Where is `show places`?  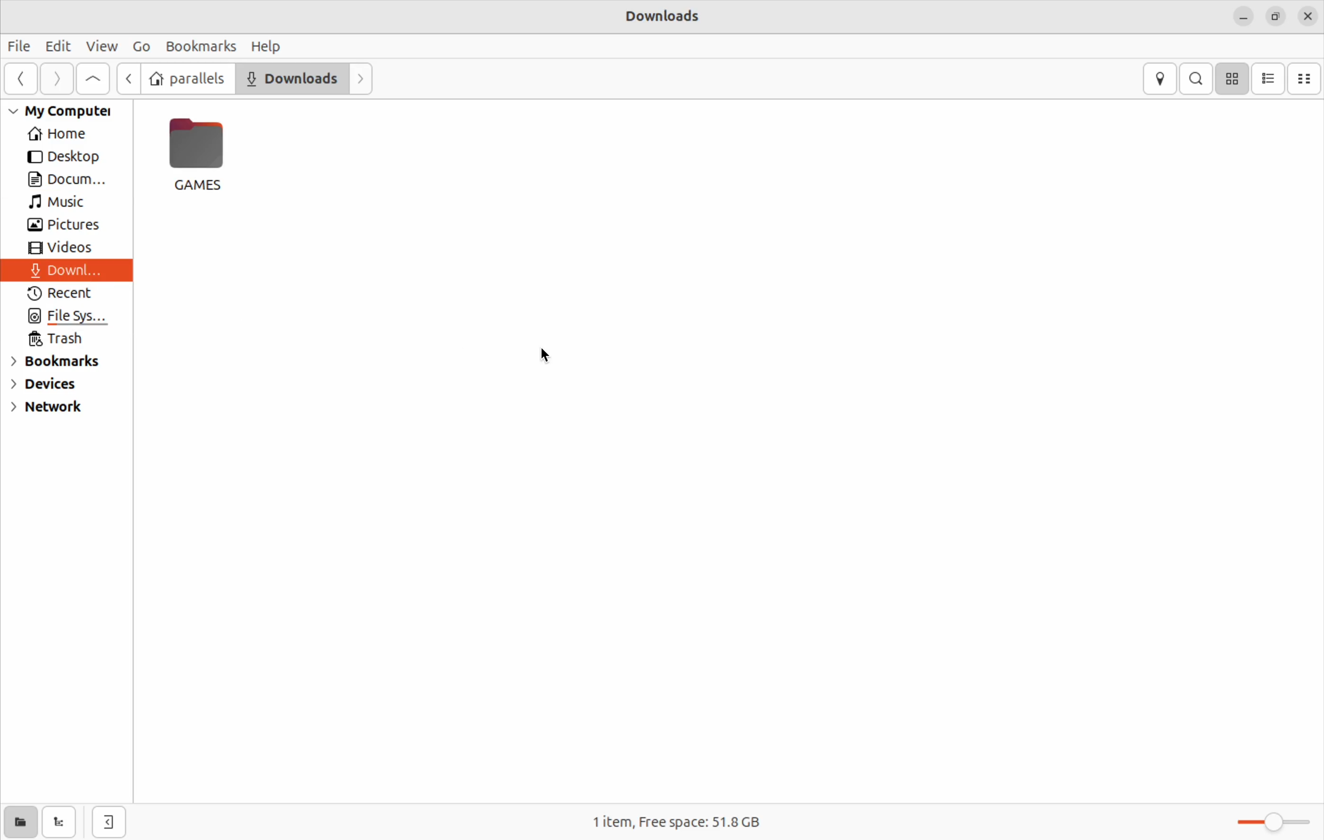
show places is located at coordinates (18, 822).